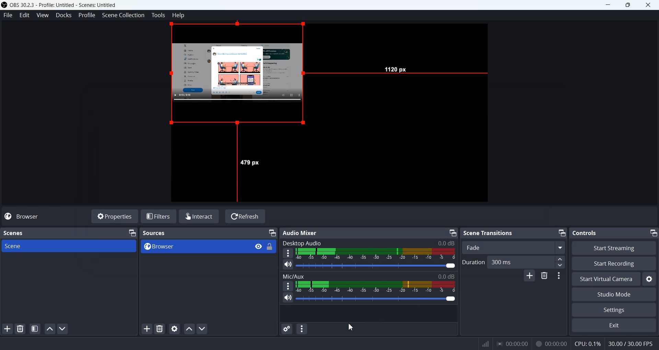 The width and height of the screenshot is (659, 350). I want to click on Minimize, so click(653, 232).